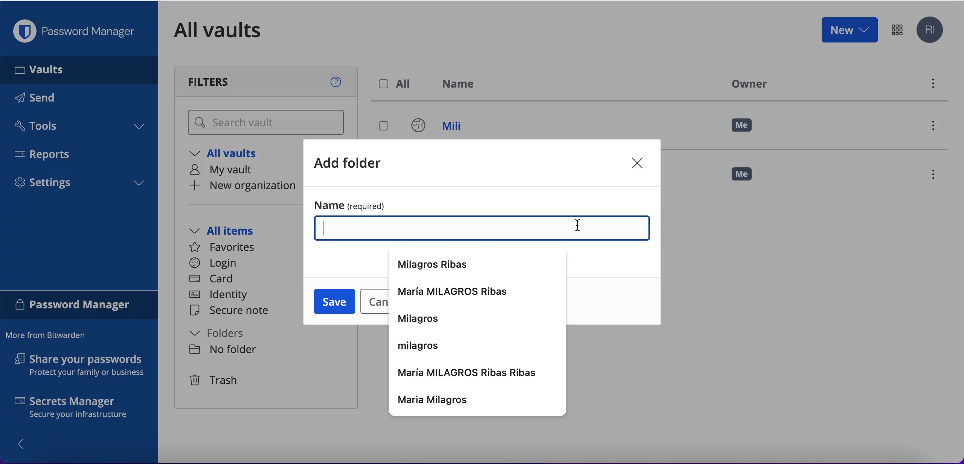 The width and height of the screenshot is (964, 464). What do you see at coordinates (79, 409) in the screenshot?
I see `secrets manager secure your infrastructure` at bounding box center [79, 409].